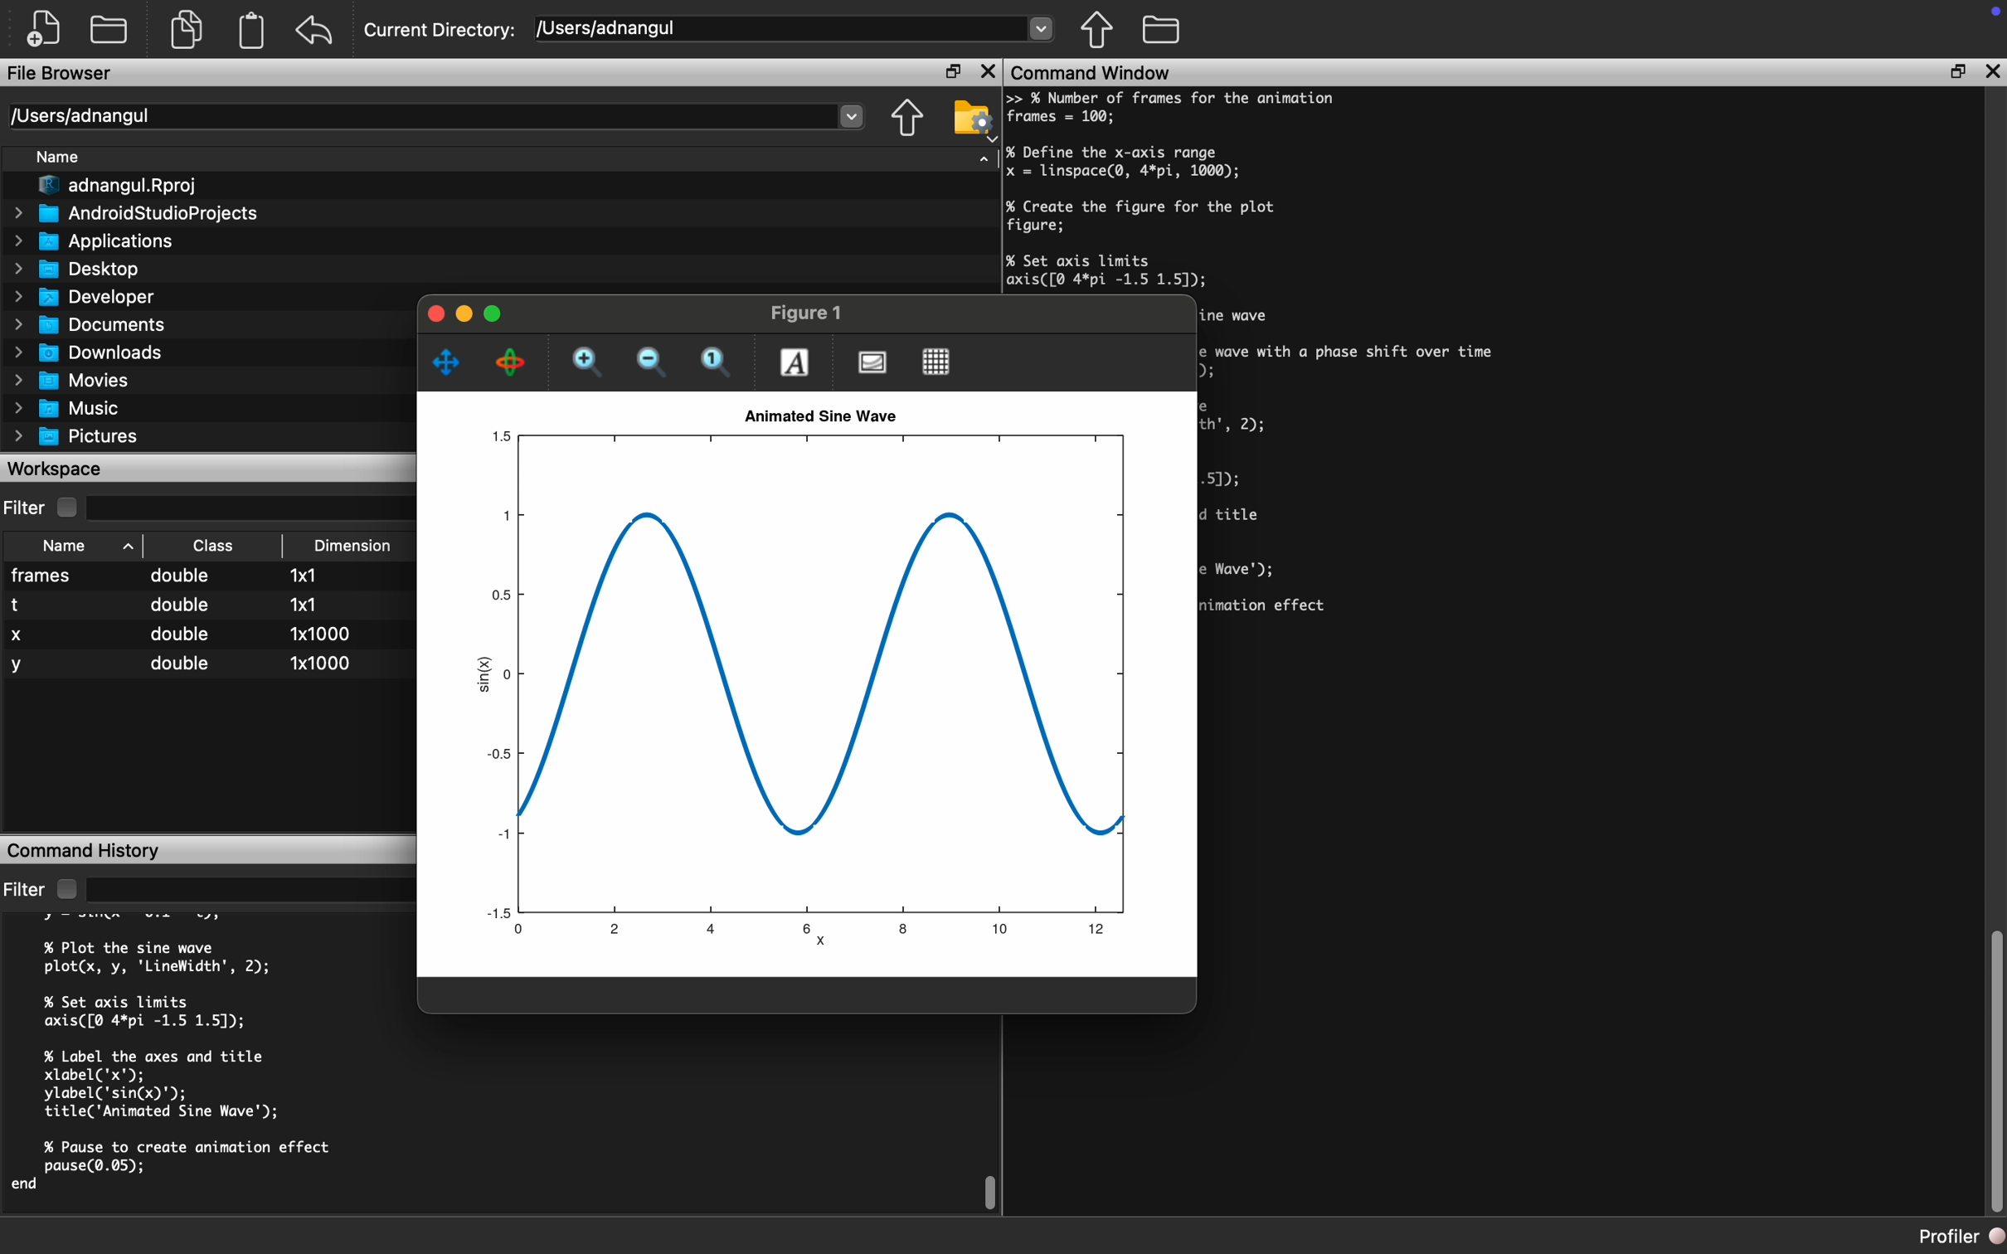 The width and height of the screenshot is (2007, 1254). I want to click on Folder, so click(1161, 31).